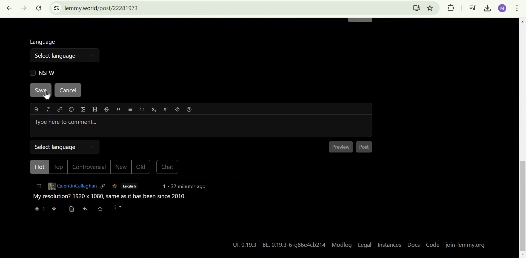 The image size is (526, 258). Describe the element at coordinates (47, 110) in the screenshot. I see `italic` at that location.